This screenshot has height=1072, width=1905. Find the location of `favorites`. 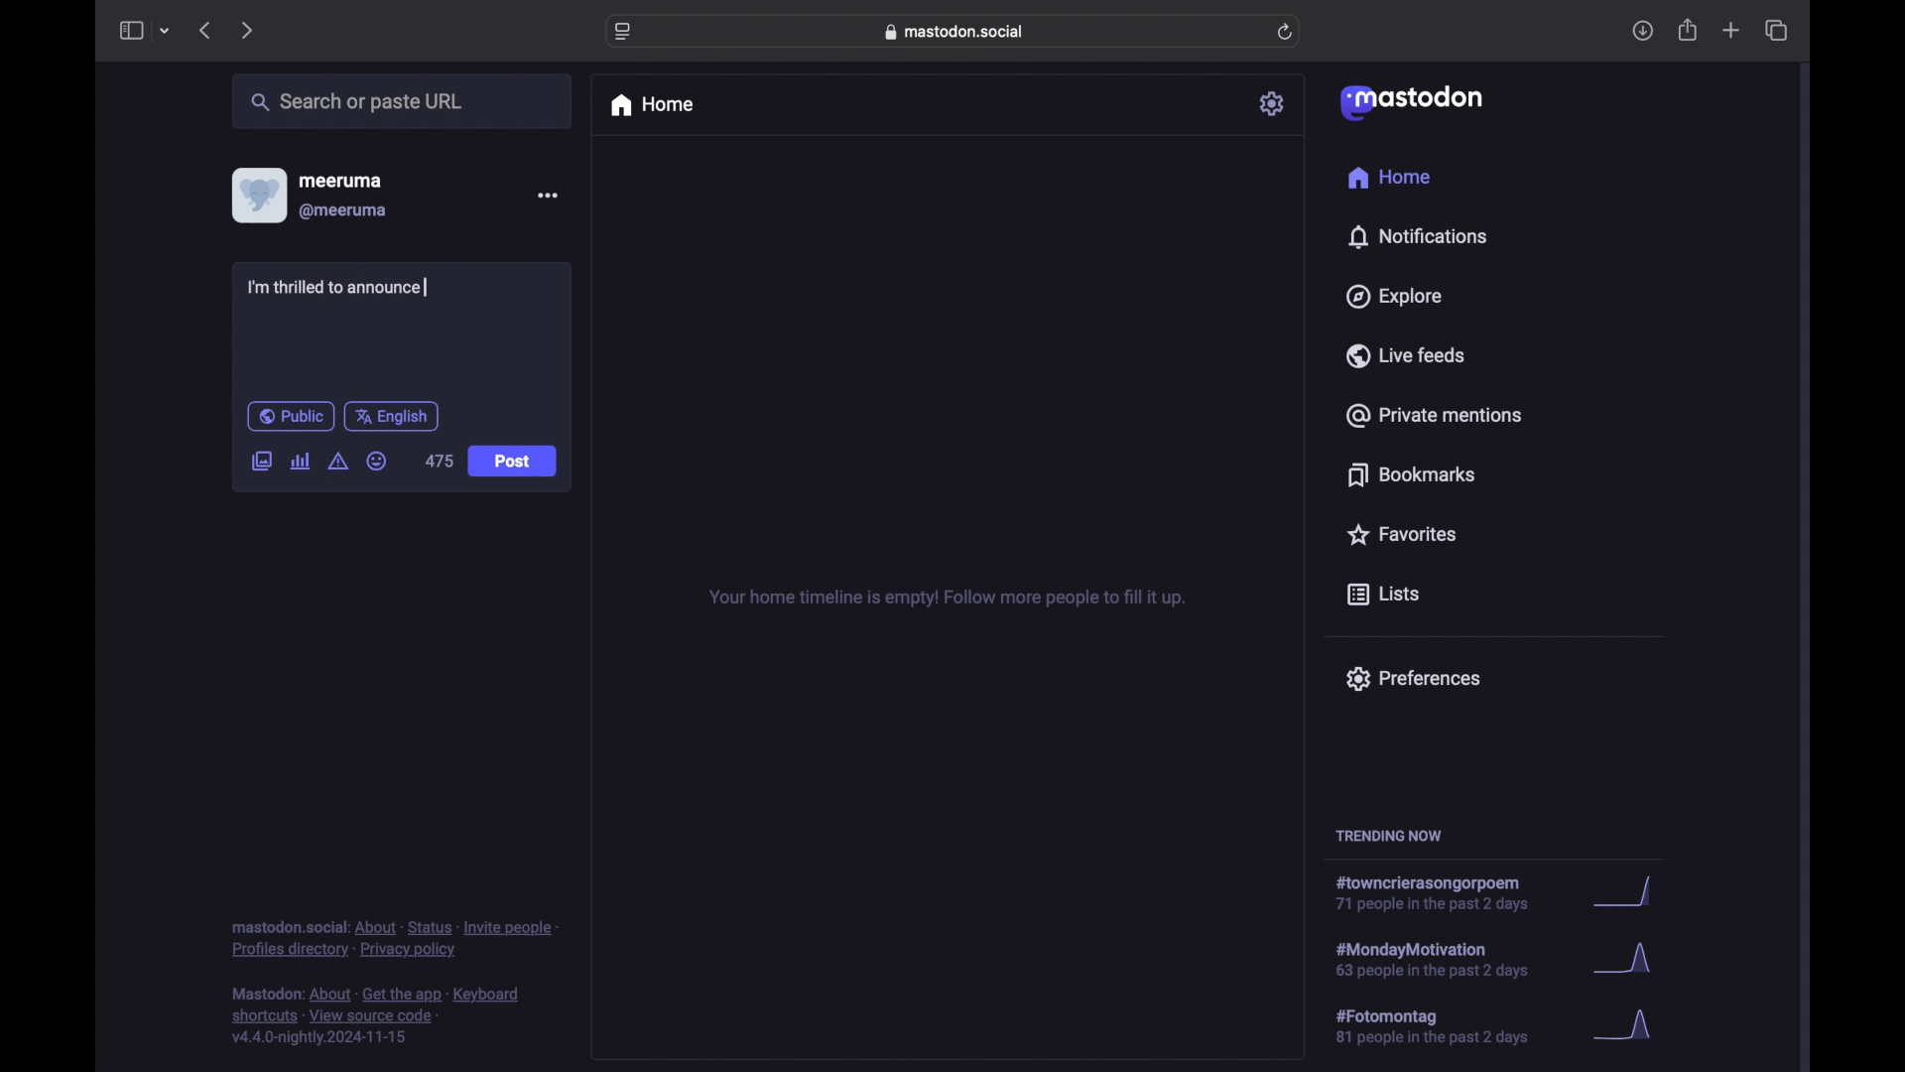

favorites is located at coordinates (1401, 534).